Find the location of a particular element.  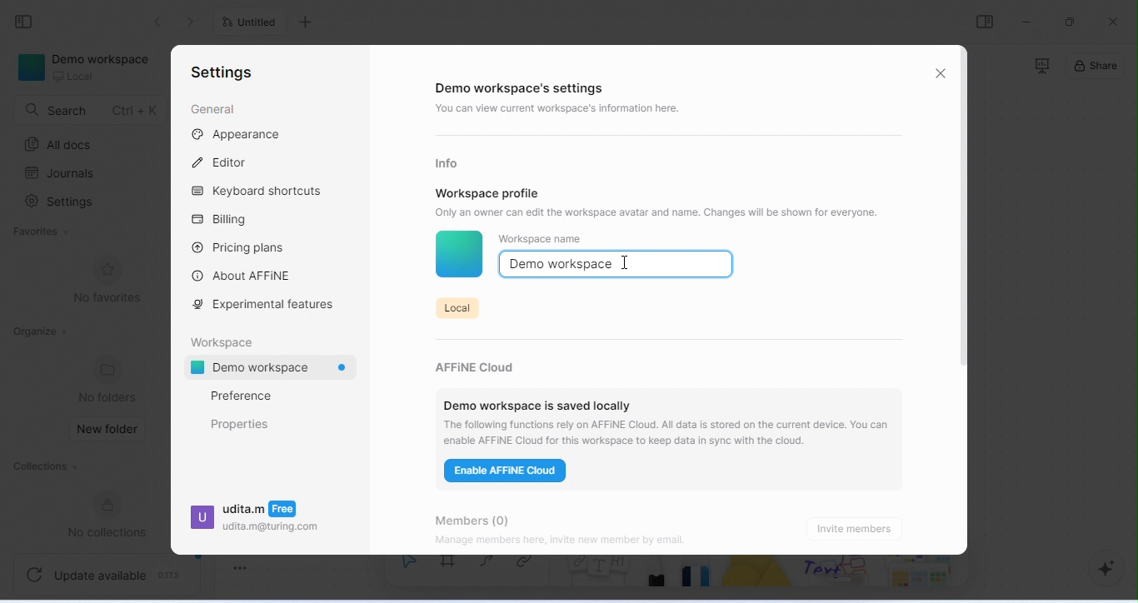

no folders is located at coordinates (110, 379).